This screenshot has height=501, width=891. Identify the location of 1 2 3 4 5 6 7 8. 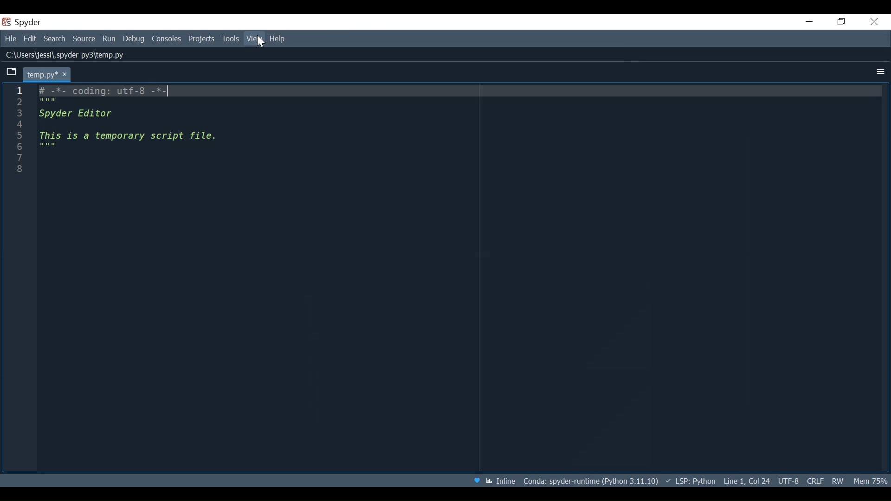
(19, 132).